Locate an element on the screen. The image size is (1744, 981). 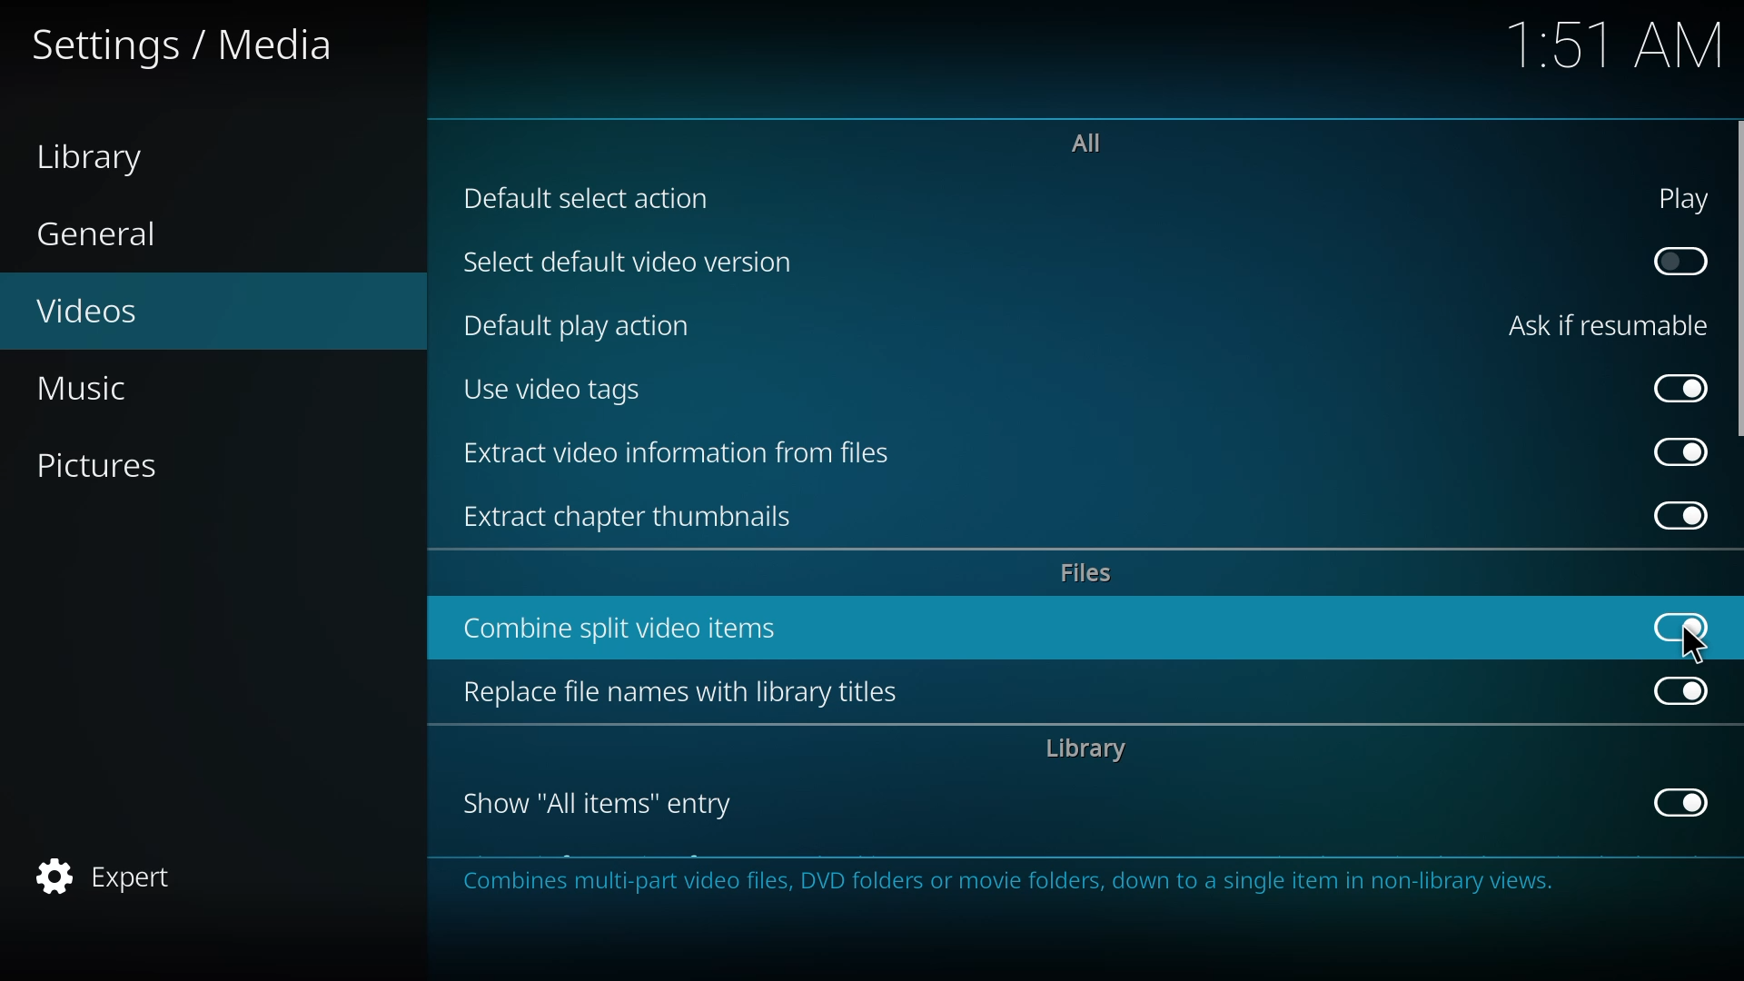
enabled is located at coordinates (1682, 625).